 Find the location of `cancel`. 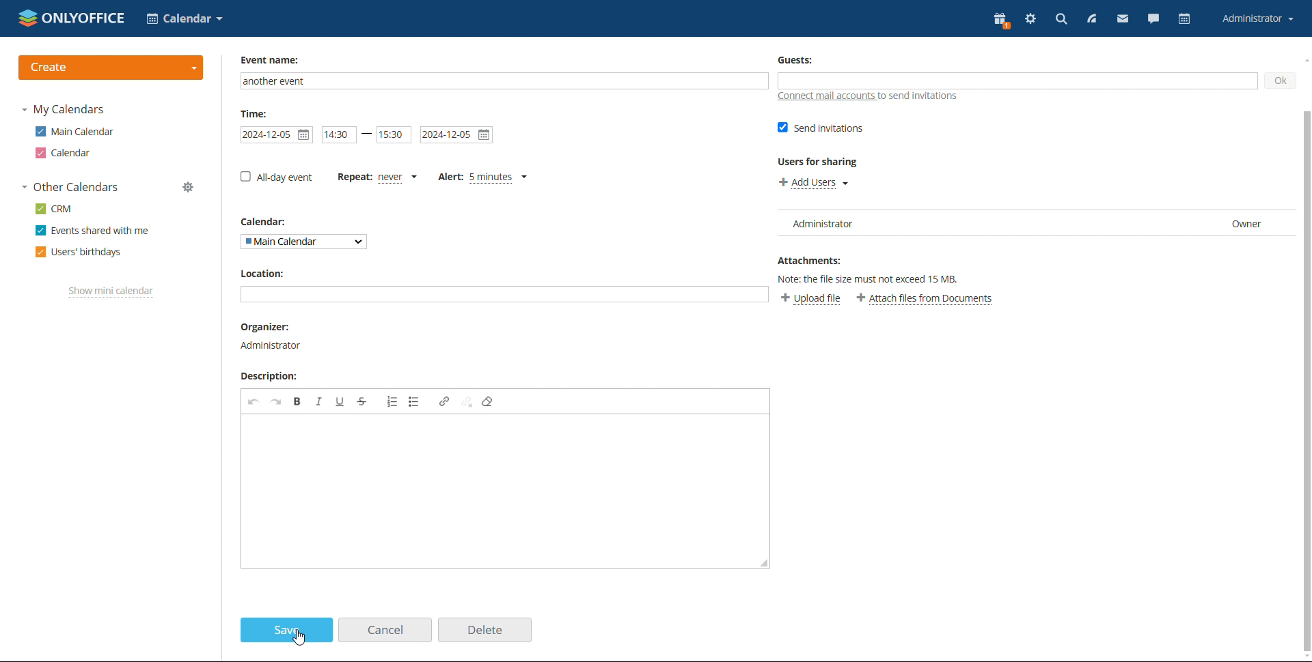

cancel is located at coordinates (385, 630).